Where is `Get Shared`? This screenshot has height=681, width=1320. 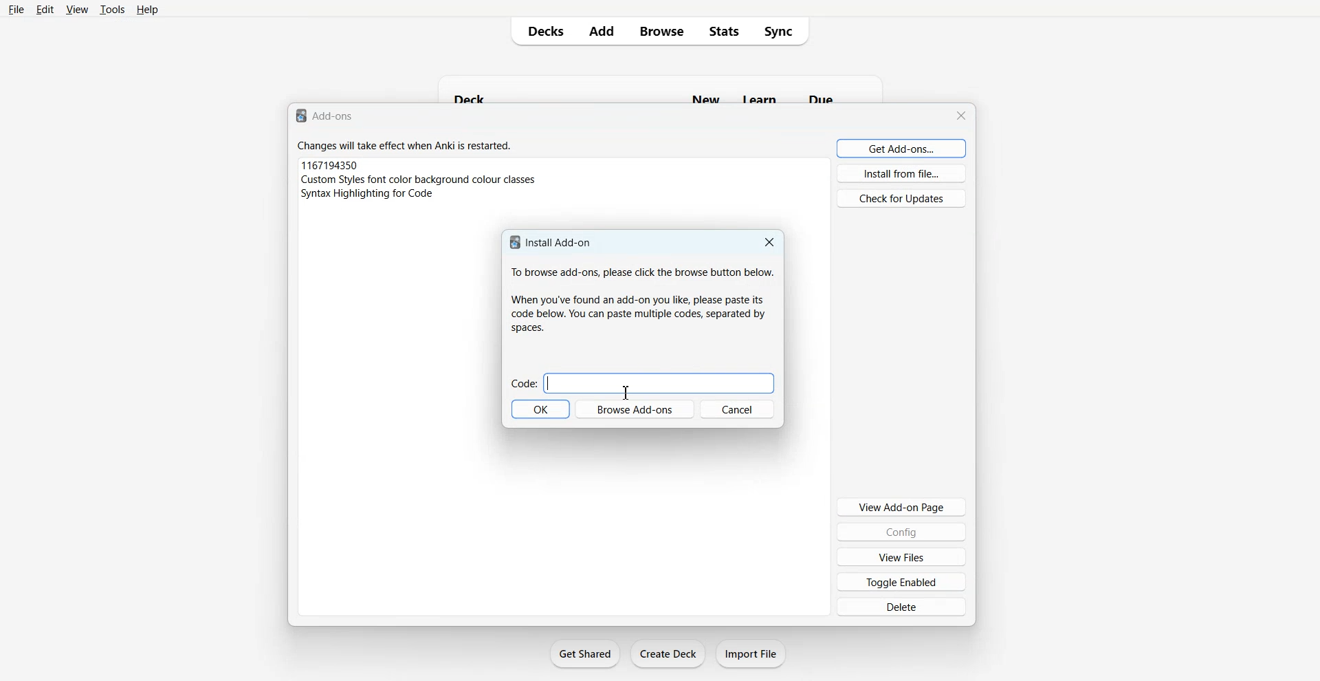
Get Shared is located at coordinates (585, 653).